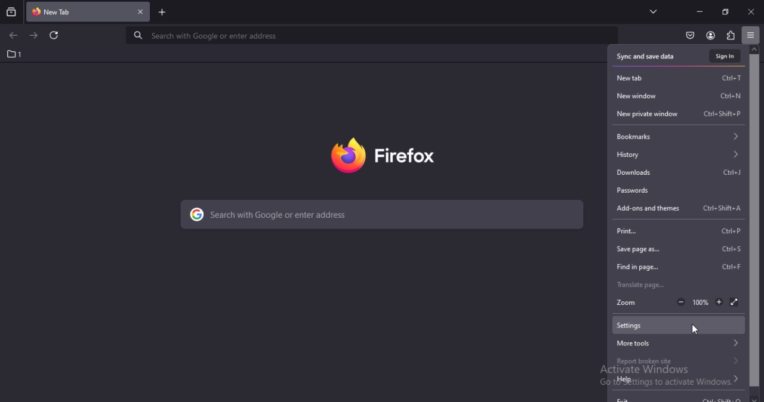  What do you see at coordinates (629, 302) in the screenshot?
I see `zoom` at bounding box center [629, 302].